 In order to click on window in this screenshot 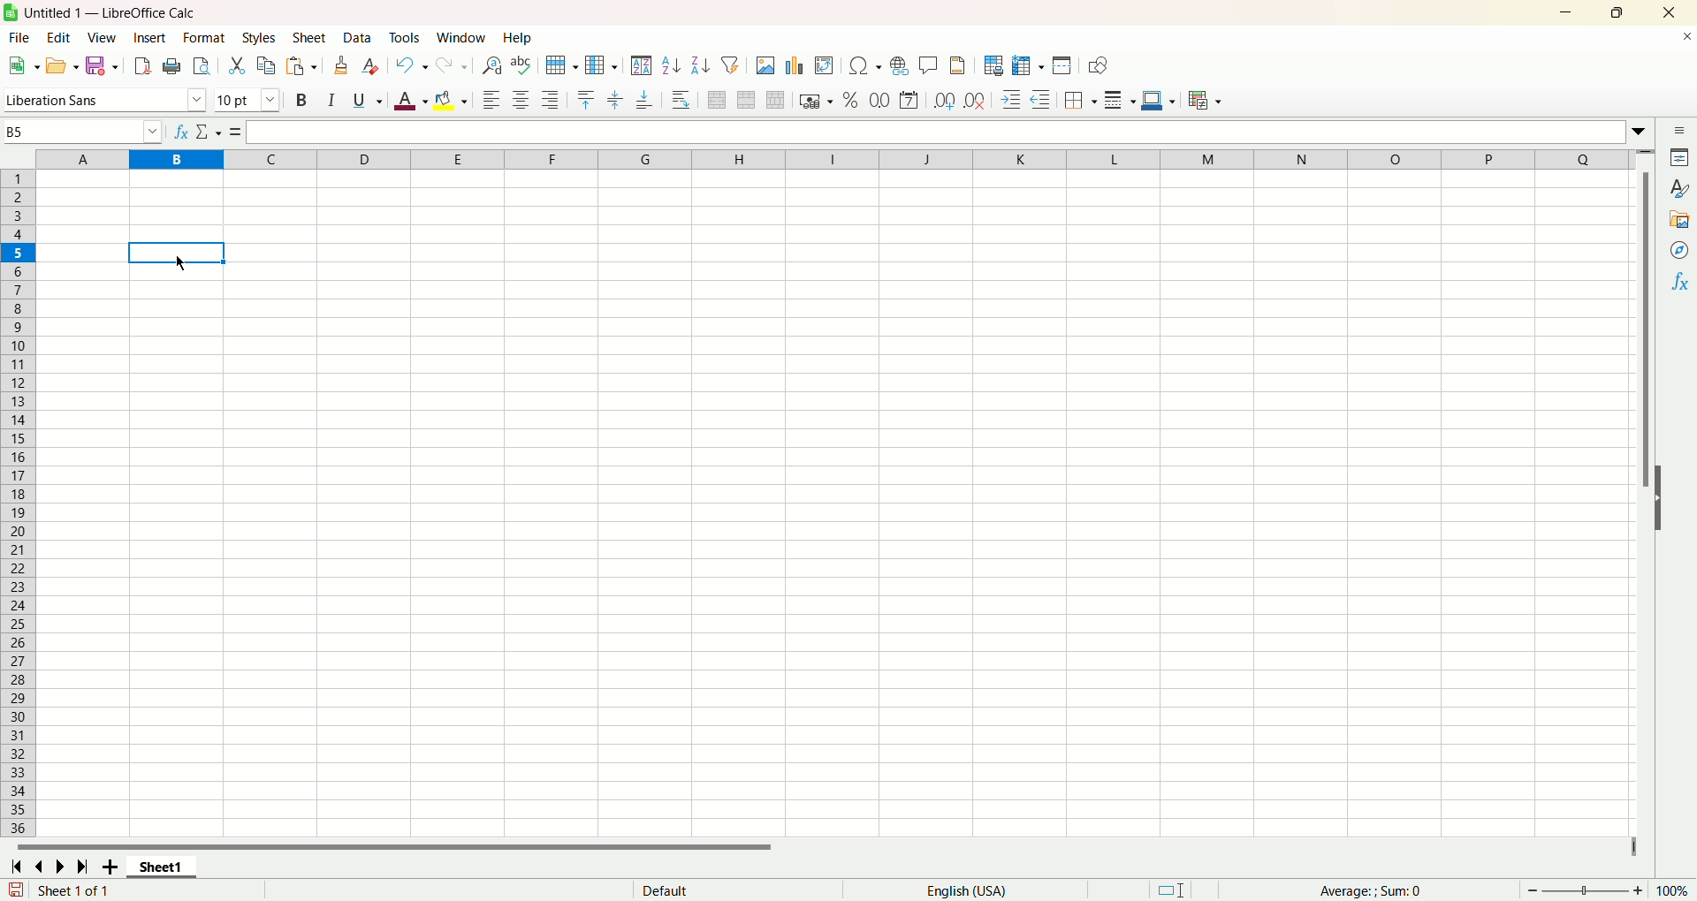, I will do `click(460, 38)`.